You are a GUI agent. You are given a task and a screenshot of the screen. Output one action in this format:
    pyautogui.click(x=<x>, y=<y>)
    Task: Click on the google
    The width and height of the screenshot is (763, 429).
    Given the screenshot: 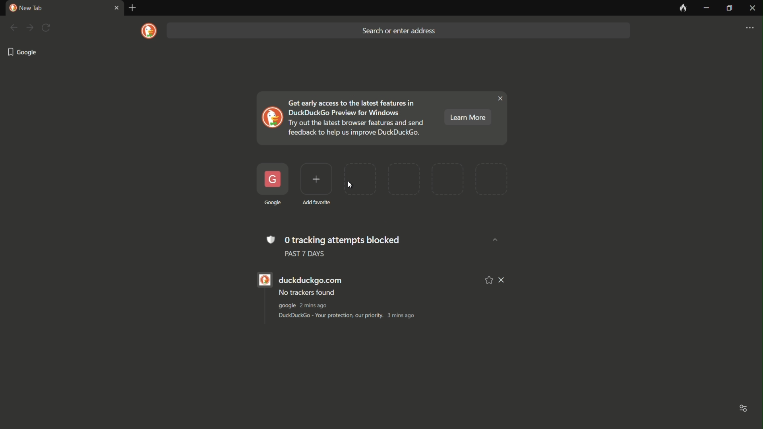 What is the action you would take?
    pyautogui.click(x=25, y=53)
    